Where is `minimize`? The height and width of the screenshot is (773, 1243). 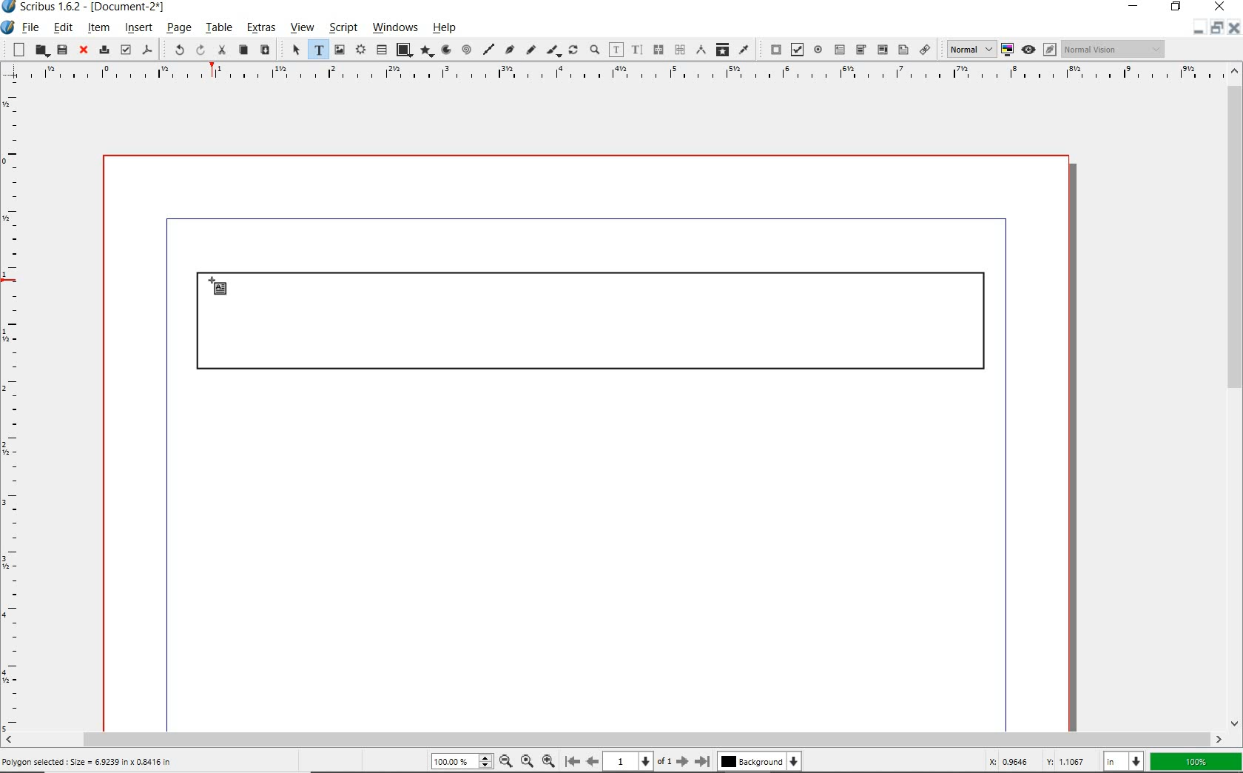
minimize is located at coordinates (1134, 7).